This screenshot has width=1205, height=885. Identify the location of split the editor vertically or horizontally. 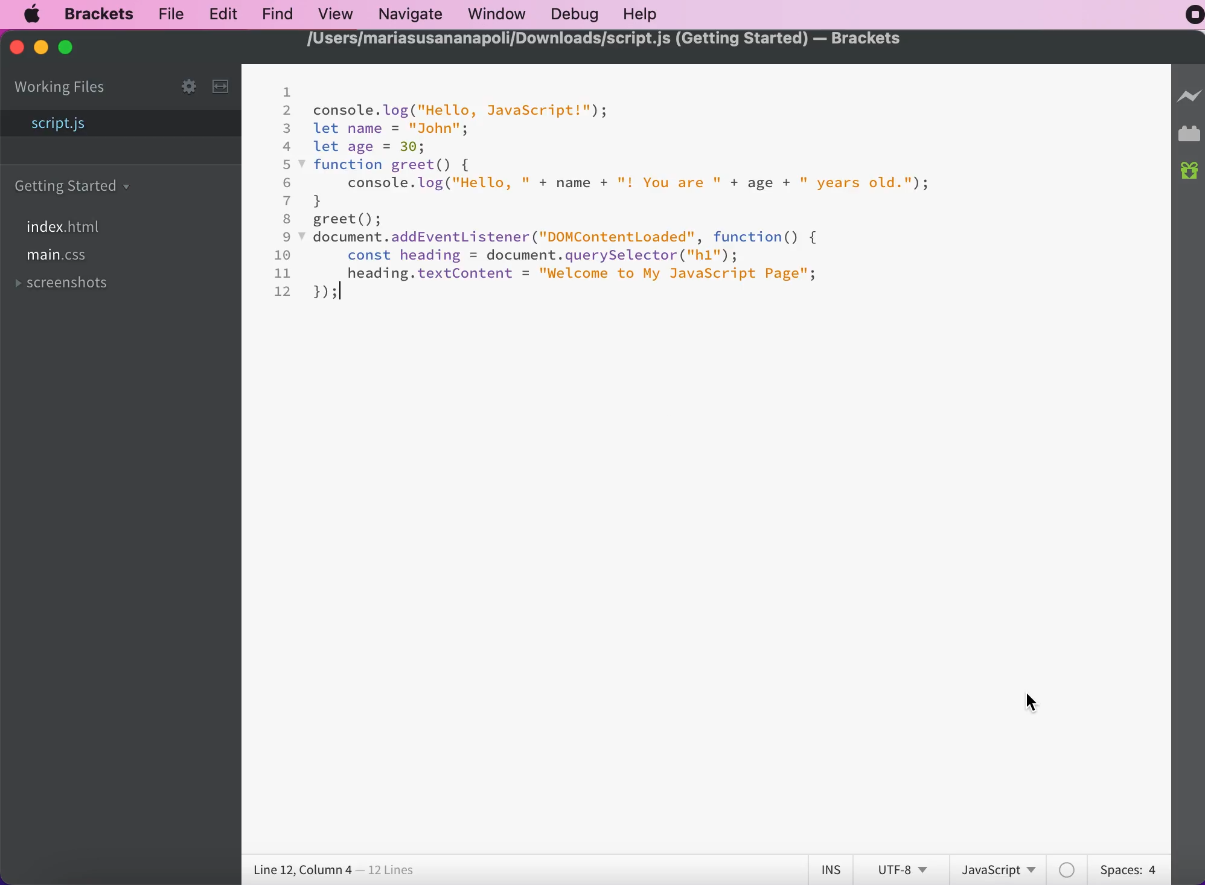
(224, 88).